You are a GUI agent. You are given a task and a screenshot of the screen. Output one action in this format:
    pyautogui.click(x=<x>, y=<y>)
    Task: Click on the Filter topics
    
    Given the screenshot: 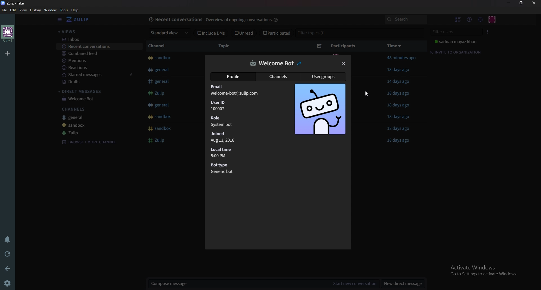 What is the action you would take?
    pyautogui.click(x=316, y=33)
    